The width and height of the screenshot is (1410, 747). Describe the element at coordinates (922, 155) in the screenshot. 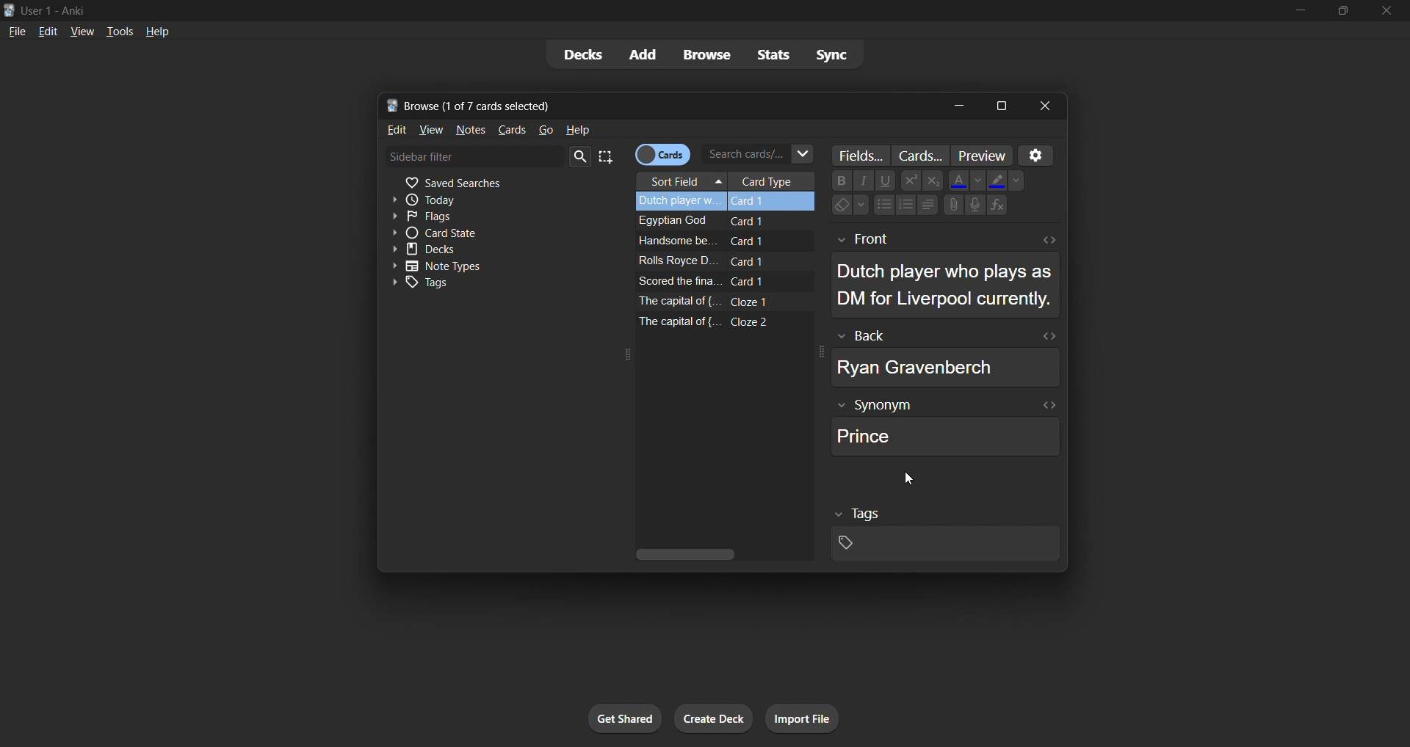

I see `customize card templates` at that location.